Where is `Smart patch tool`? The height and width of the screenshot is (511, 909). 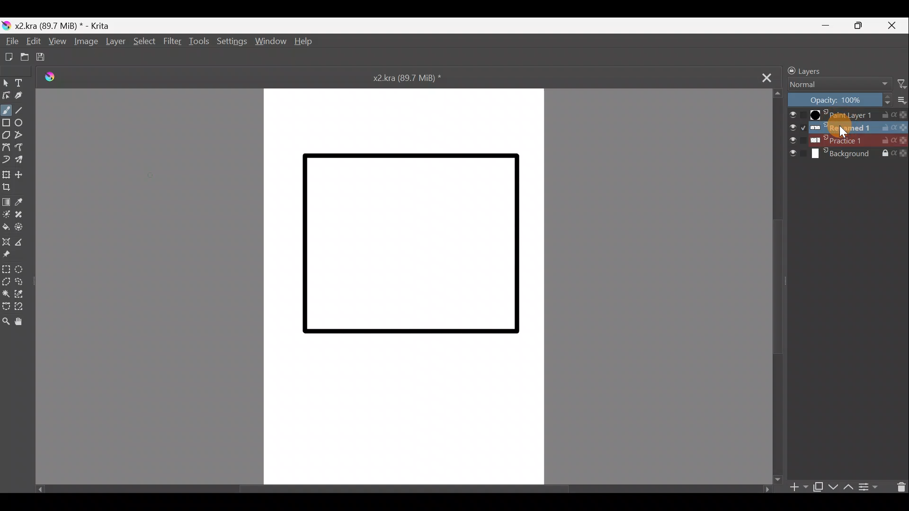 Smart patch tool is located at coordinates (22, 215).